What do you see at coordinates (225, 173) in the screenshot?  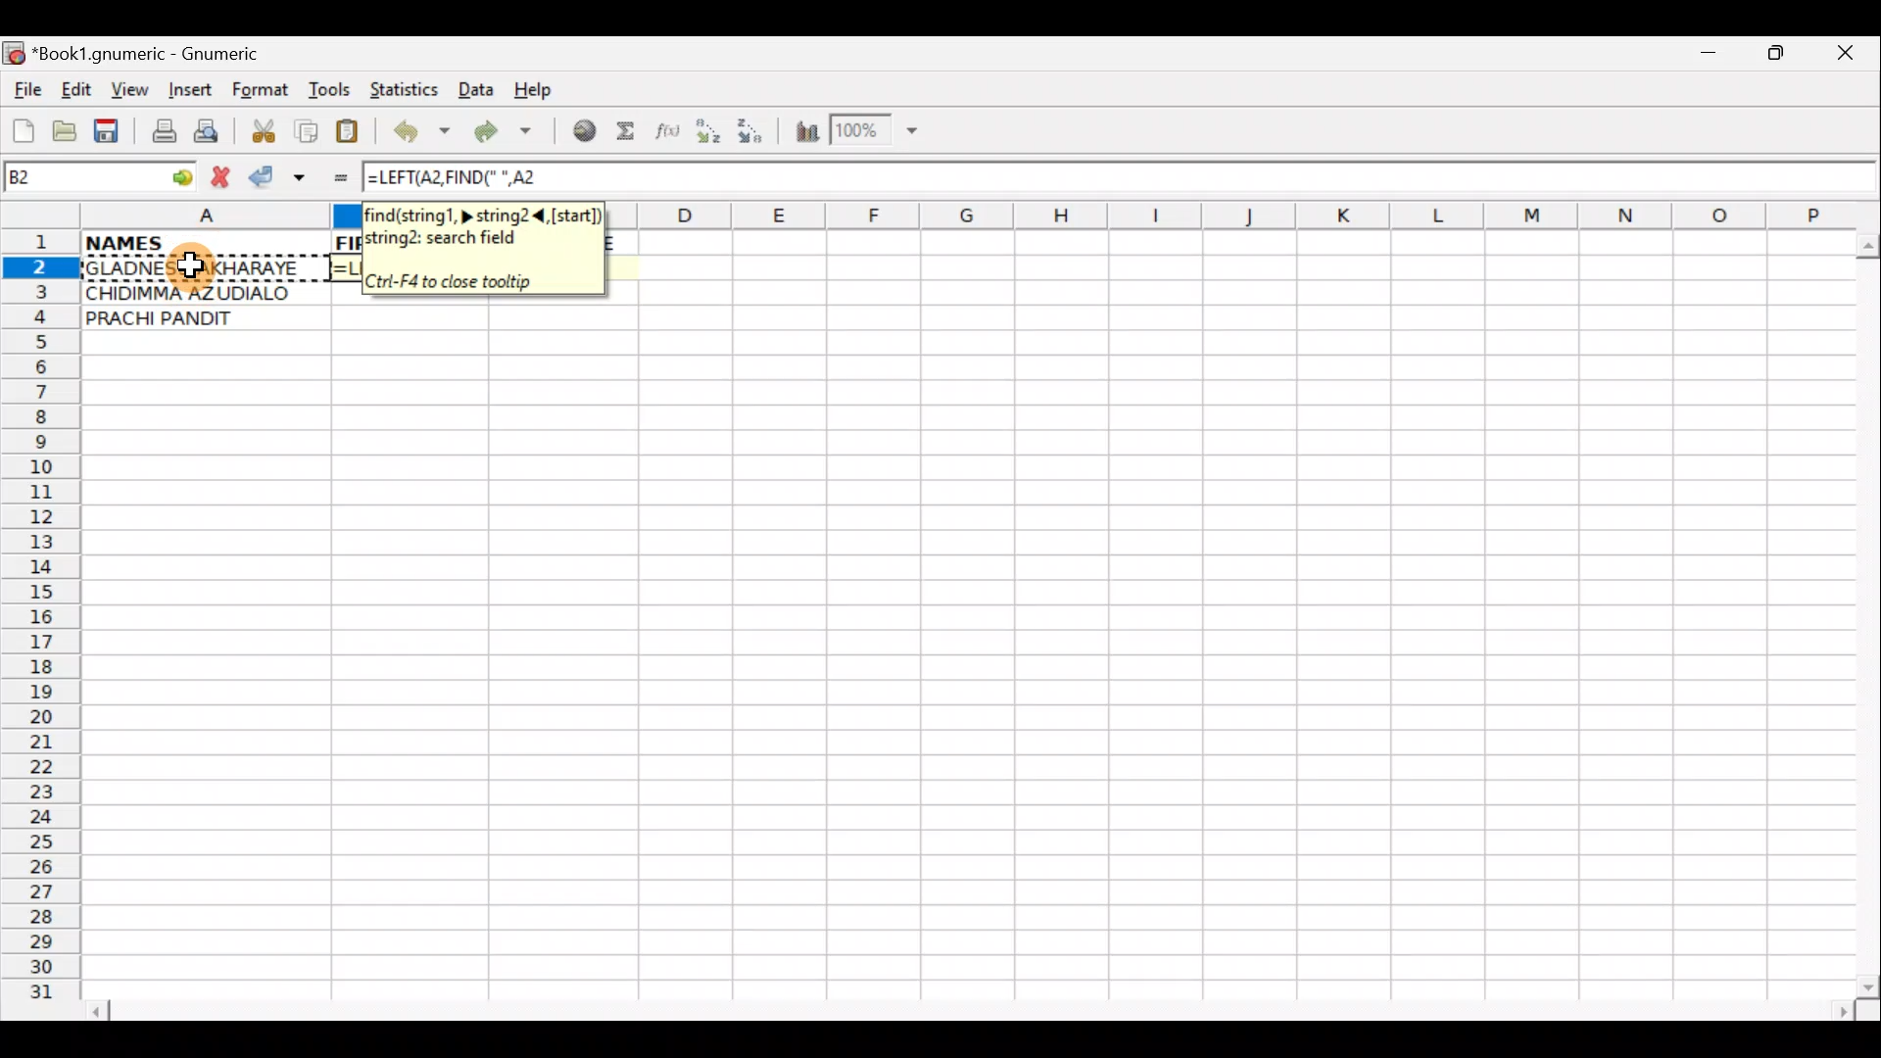 I see `Cancel change` at bounding box center [225, 173].